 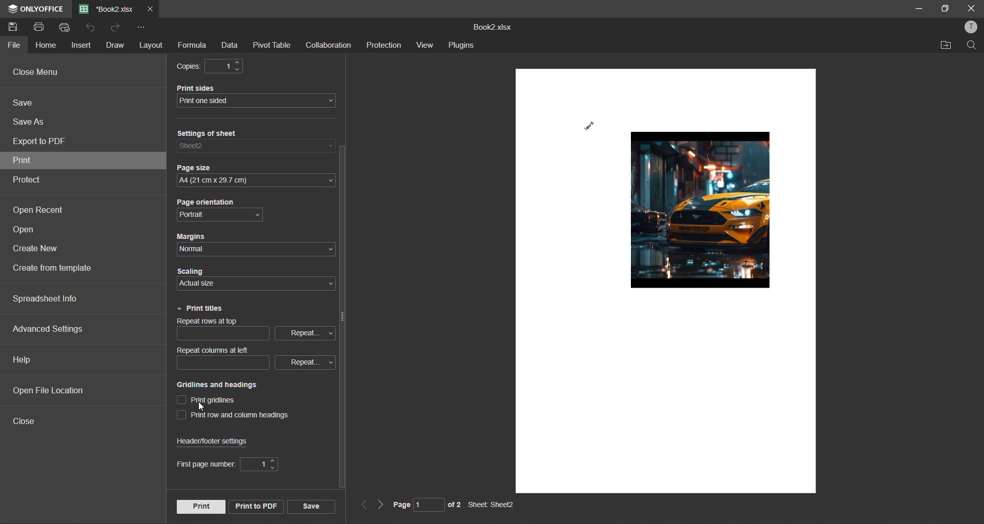 I want to click on A4 (21cm x29.7 cm) , so click(x=256, y=181).